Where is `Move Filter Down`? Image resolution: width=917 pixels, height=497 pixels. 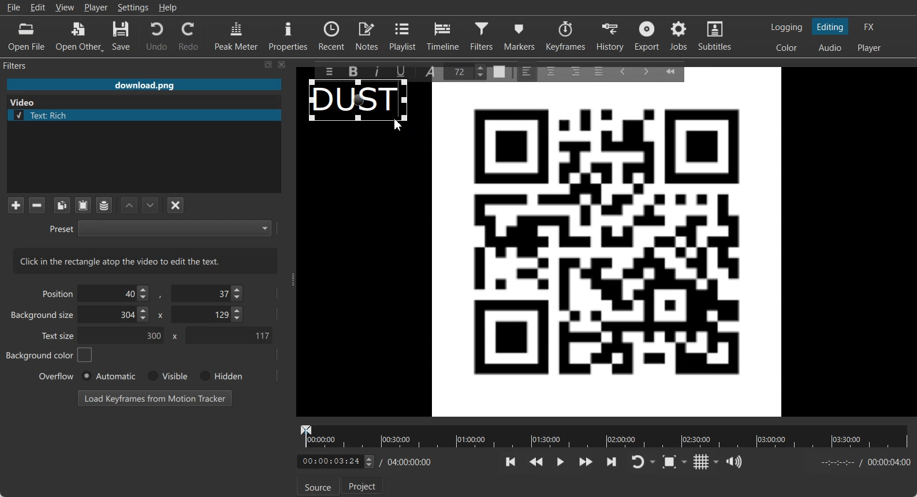 Move Filter Down is located at coordinates (151, 205).